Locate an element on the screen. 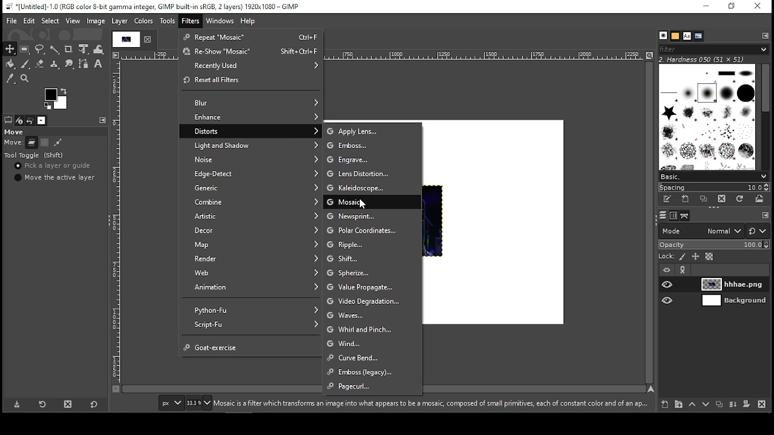 The height and width of the screenshot is (435, 774). apply lens is located at coordinates (371, 130).